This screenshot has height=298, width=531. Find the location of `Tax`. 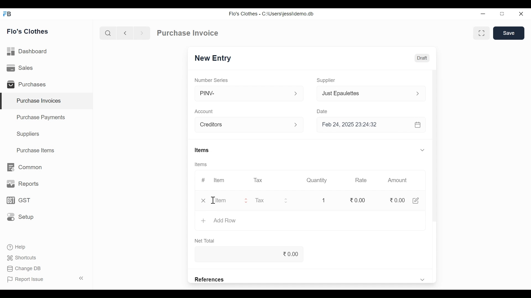

Tax is located at coordinates (266, 200).